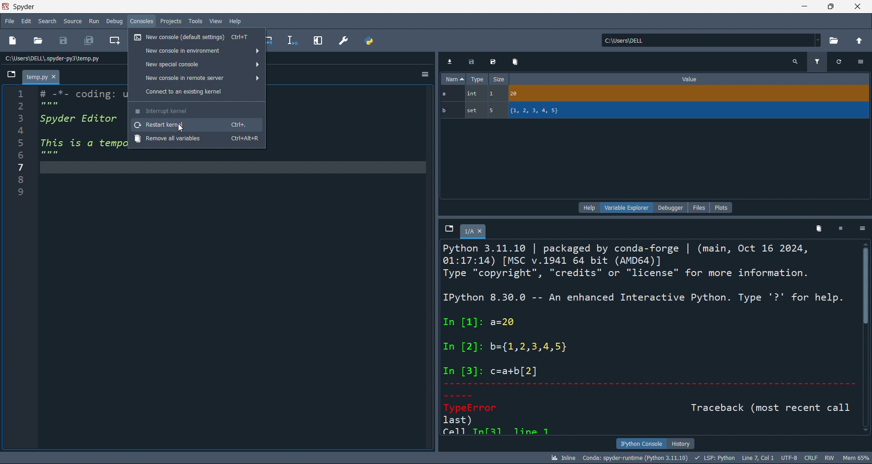 The width and height of the screenshot is (872, 464). I want to click on CONDA: SPYDER-RUNTIME (PYTHON 3.11.10), so click(635, 457).